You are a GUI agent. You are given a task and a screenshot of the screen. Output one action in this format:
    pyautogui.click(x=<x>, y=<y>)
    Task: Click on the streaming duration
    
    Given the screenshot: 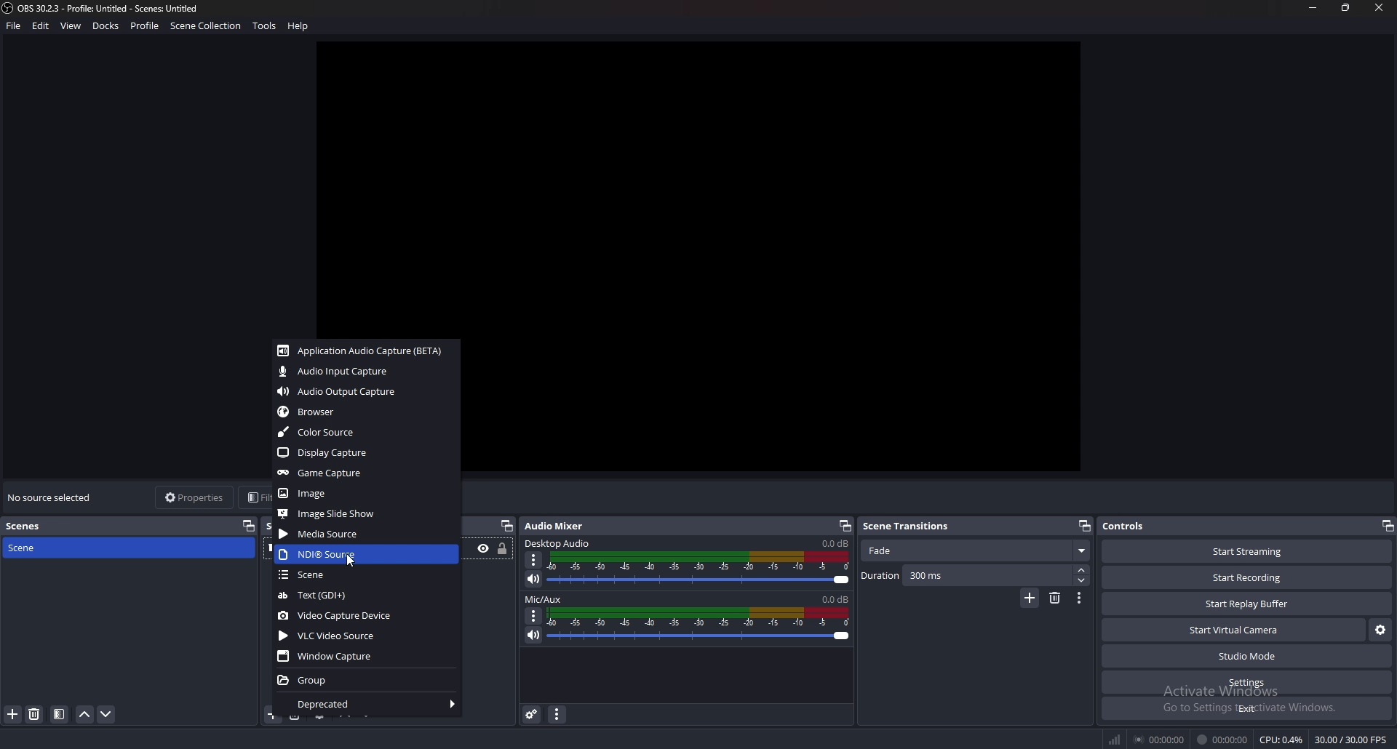 What is the action you would take?
    pyautogui.click(x=1161, y=740)
    